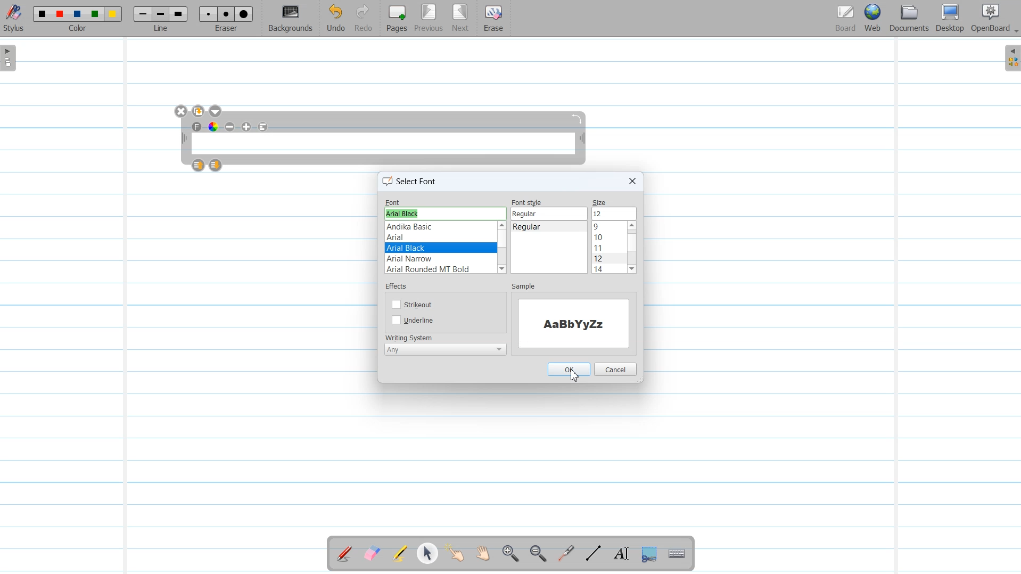 The image size is (1021, 574). I want to click on Align to left text, so click(264, 127).